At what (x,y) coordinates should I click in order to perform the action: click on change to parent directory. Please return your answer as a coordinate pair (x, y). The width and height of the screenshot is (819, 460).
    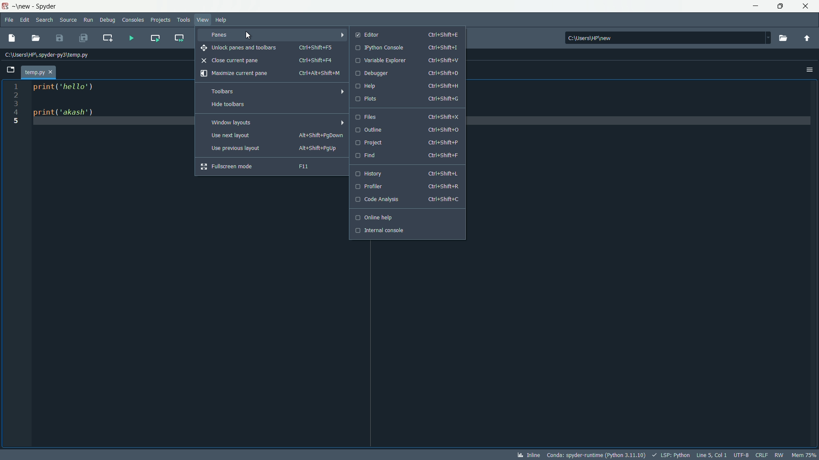
    Looking at the image, I should click on (808, 37).